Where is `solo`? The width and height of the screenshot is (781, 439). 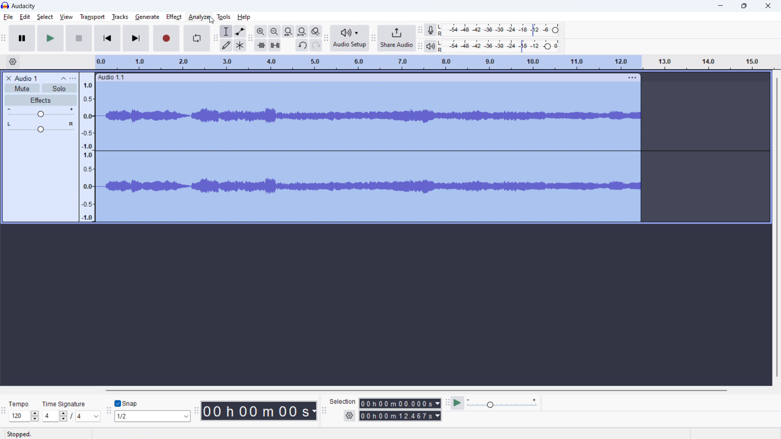
solo is located at coordinates (59, 88).